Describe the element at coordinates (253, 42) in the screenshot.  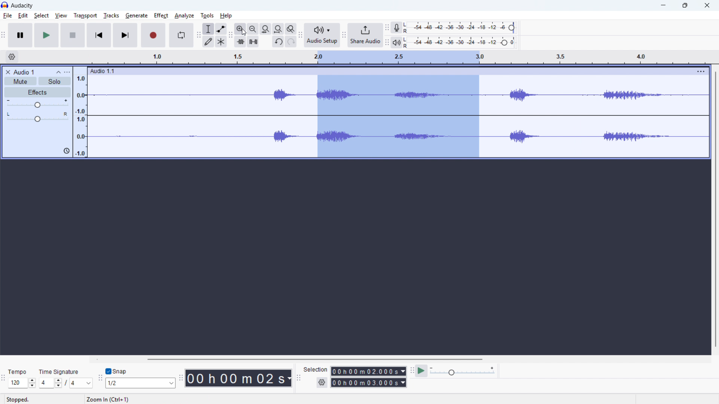
I see `Silence audio selection` at that location.